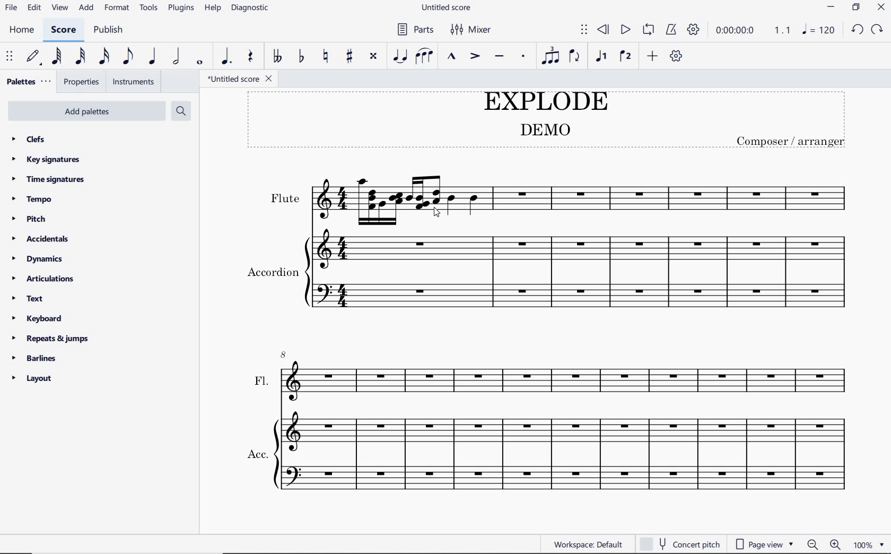  What do you see at coordinates (694, 29) in the screenshot?
I see `playback settings` at bounding box center [694, 29].